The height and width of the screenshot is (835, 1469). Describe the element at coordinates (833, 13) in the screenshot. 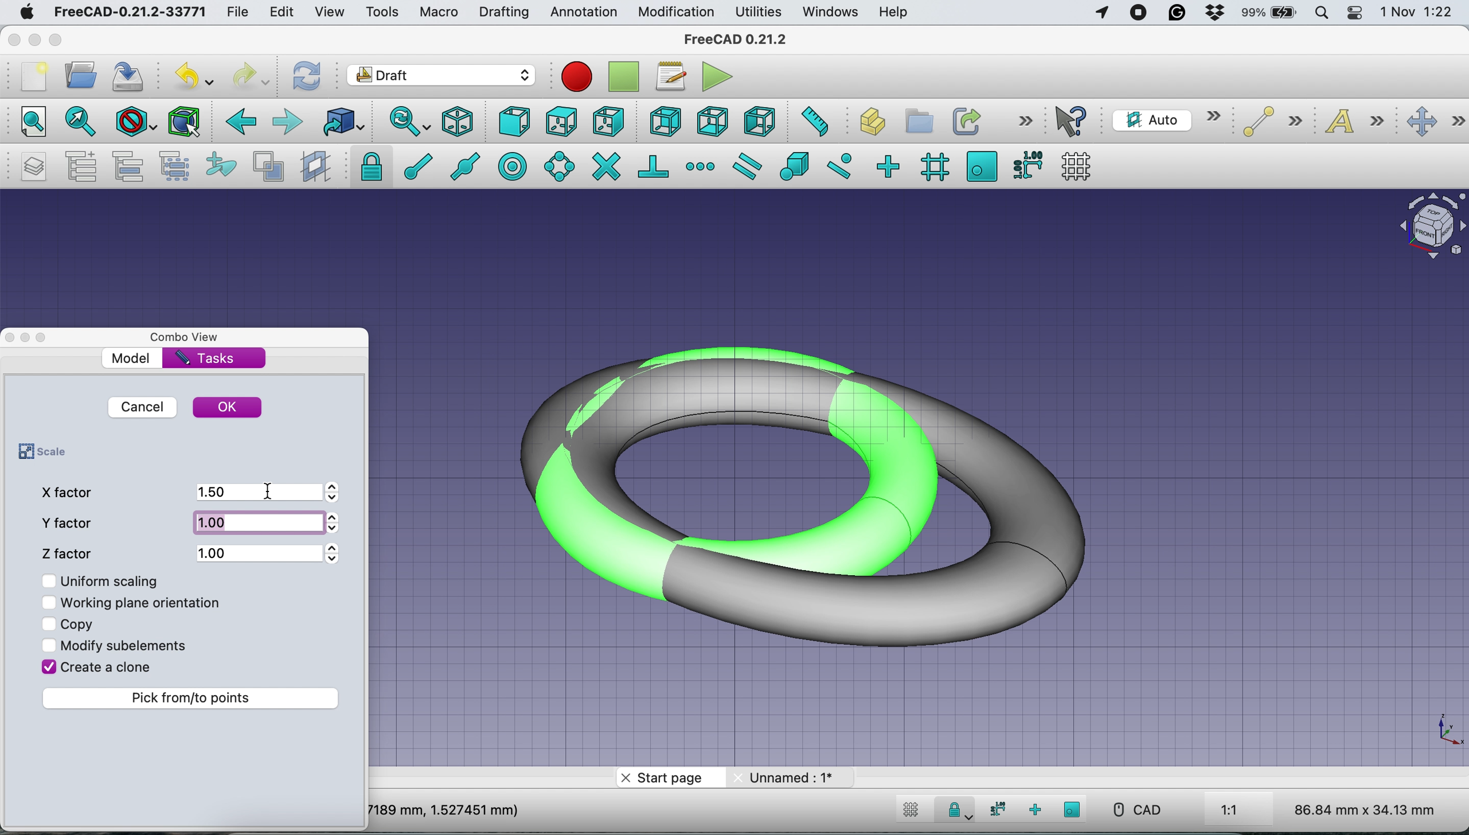

I see `windows` at that location.